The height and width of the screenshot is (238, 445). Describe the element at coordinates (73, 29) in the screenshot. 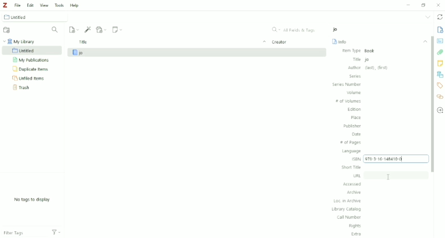

I see `New Item` at that location.